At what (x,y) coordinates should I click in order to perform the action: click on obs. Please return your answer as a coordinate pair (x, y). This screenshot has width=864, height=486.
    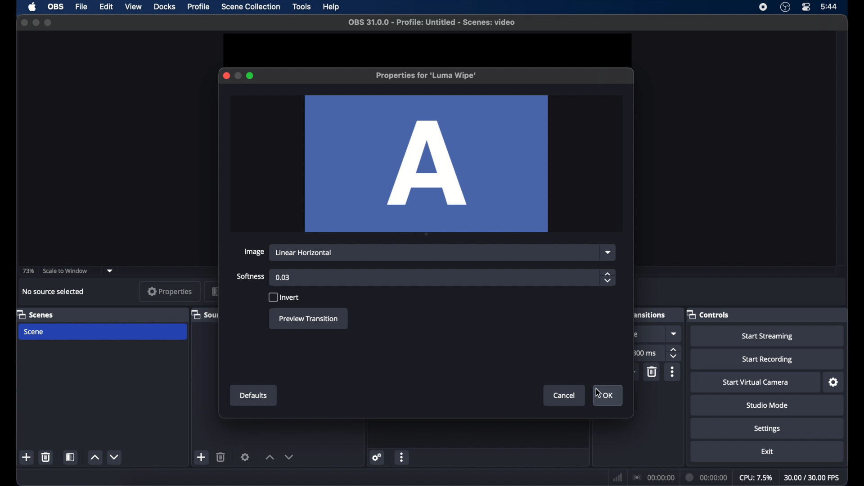
    Looking at the image, I should click on (56, 6).